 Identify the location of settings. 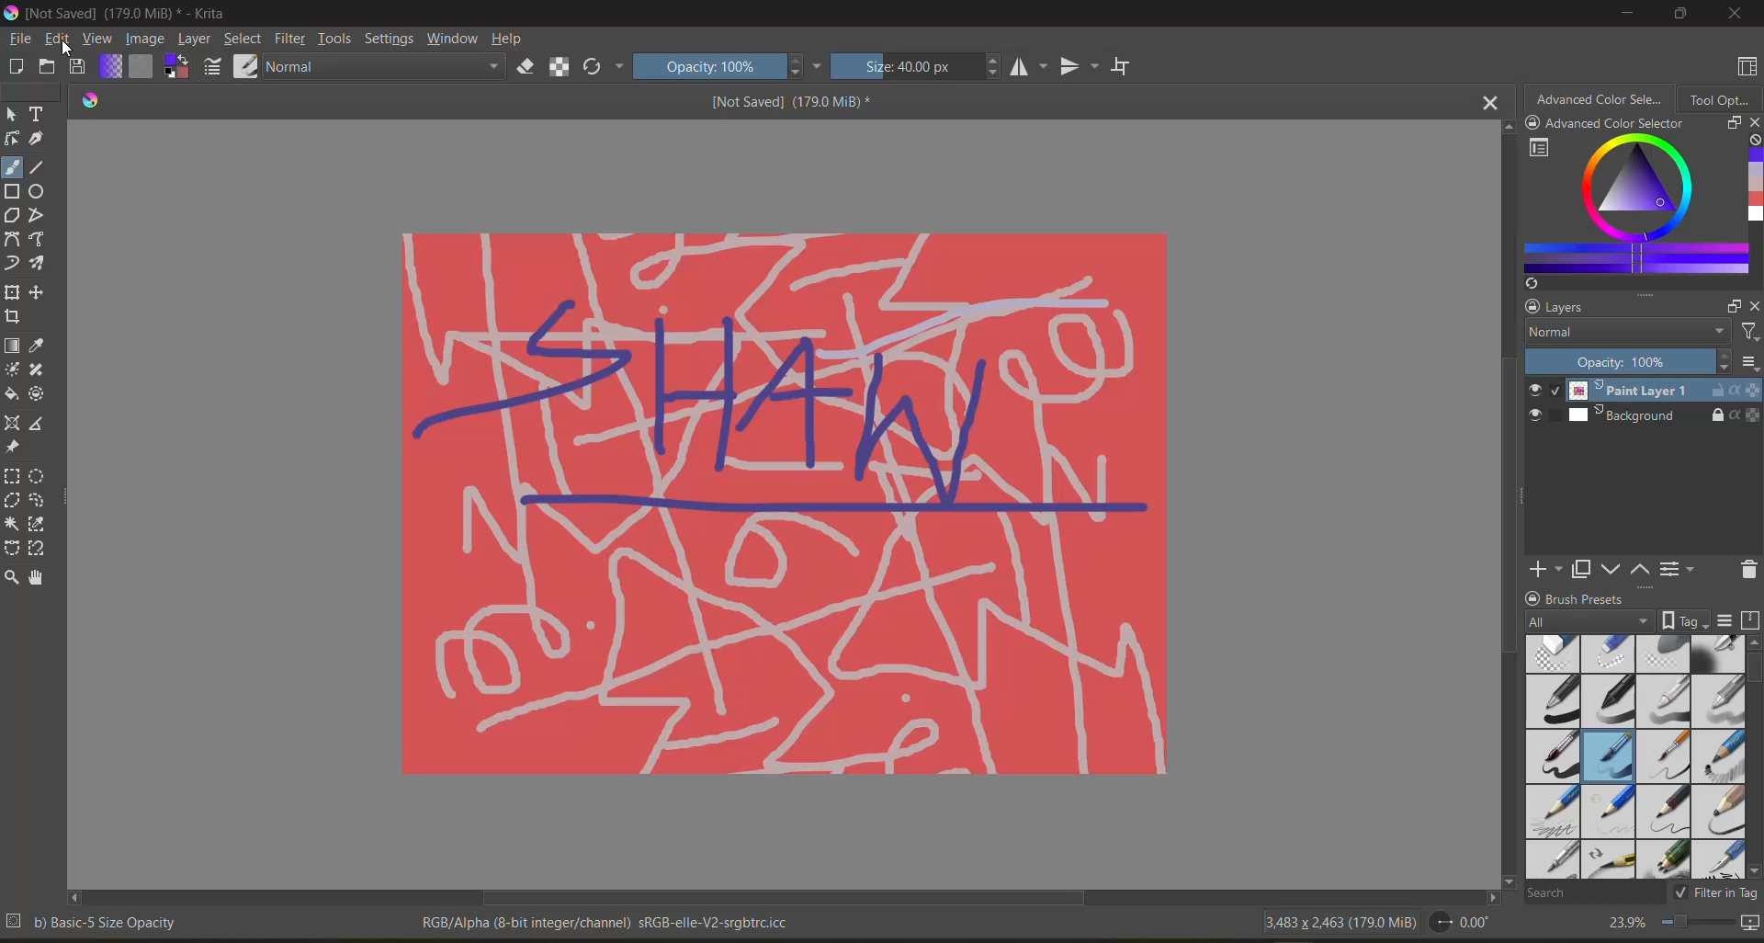
(389, 37).